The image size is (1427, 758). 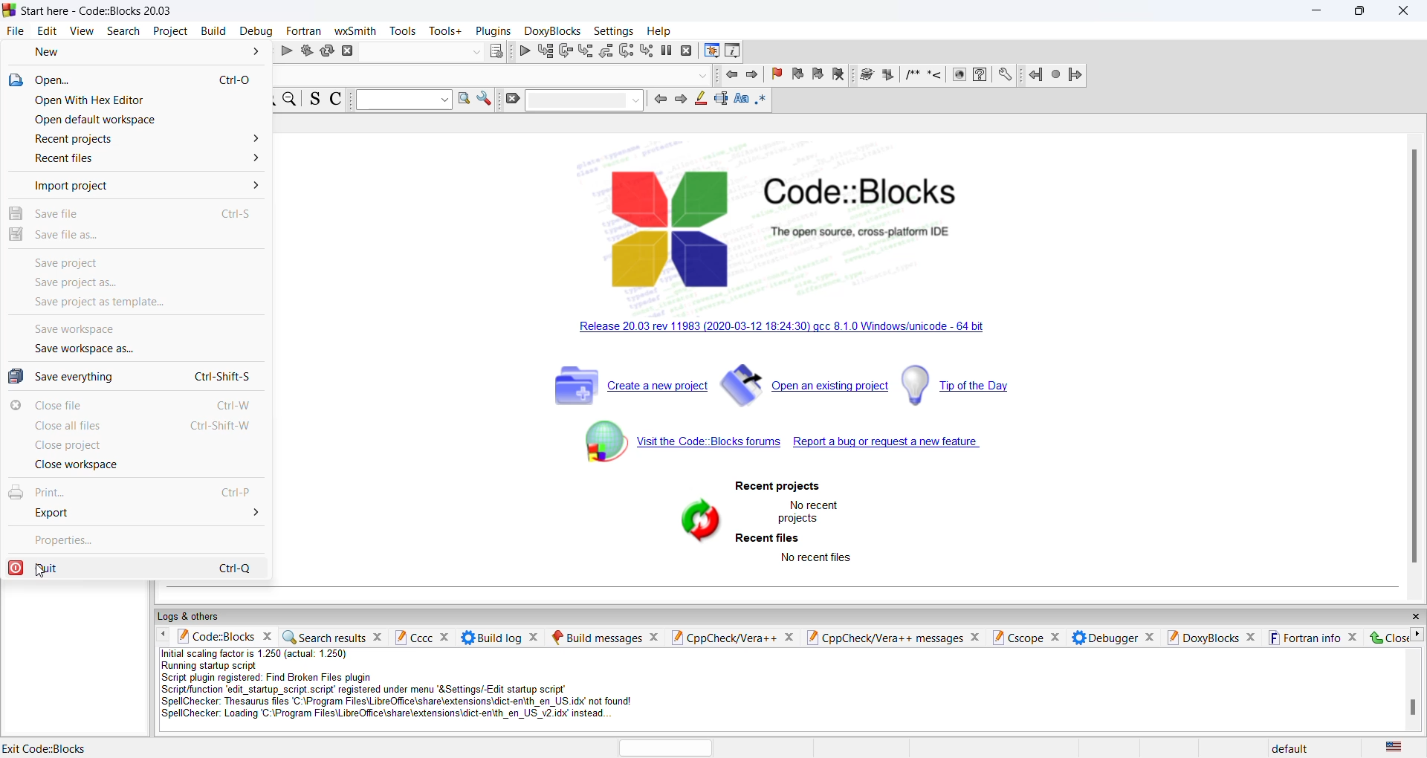 I want to click on Close all files, so click(x=70, y=426).